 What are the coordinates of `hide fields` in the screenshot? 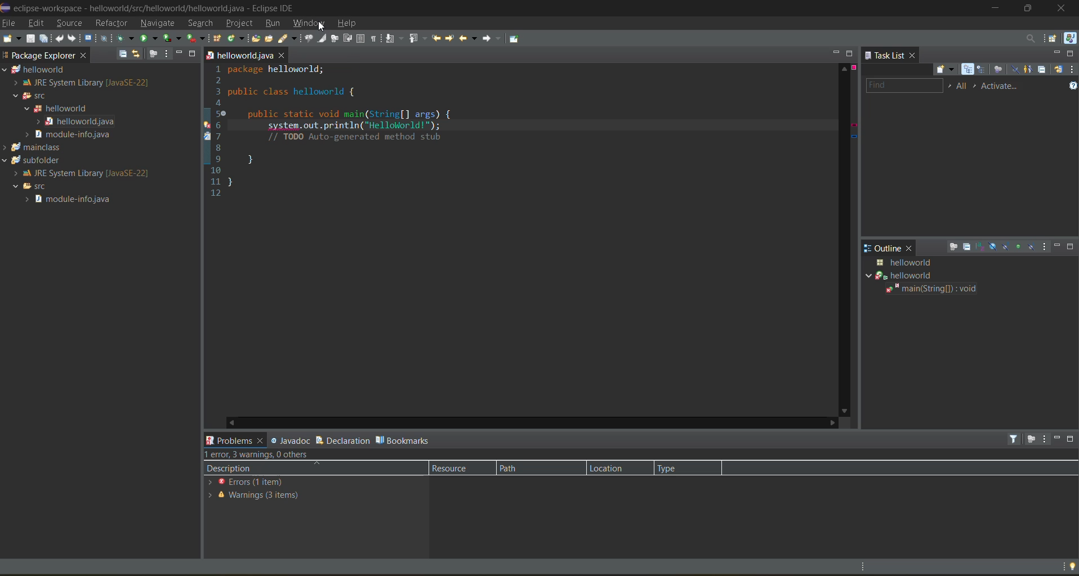 It's located at (996, 247).